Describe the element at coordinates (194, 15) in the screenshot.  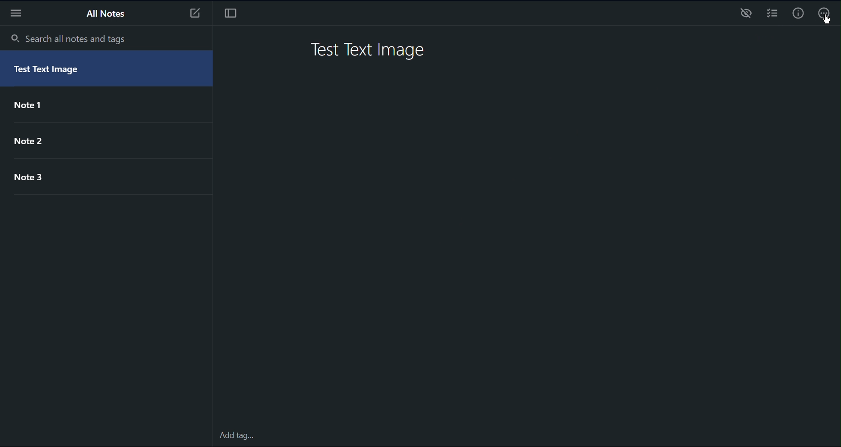
I see `New Note` at that location.